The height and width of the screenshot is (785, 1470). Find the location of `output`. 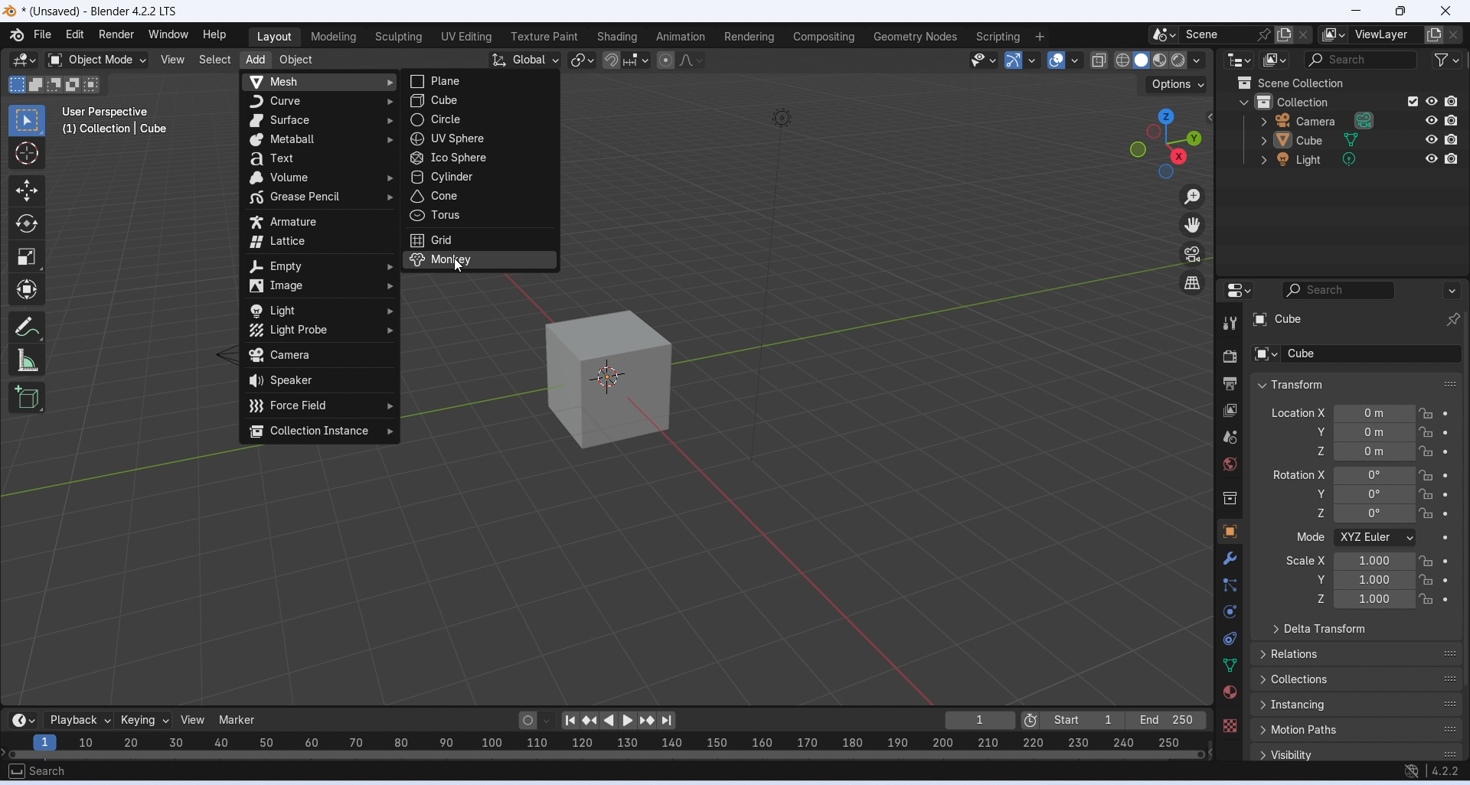

output is located at coordinates (1230, 383).